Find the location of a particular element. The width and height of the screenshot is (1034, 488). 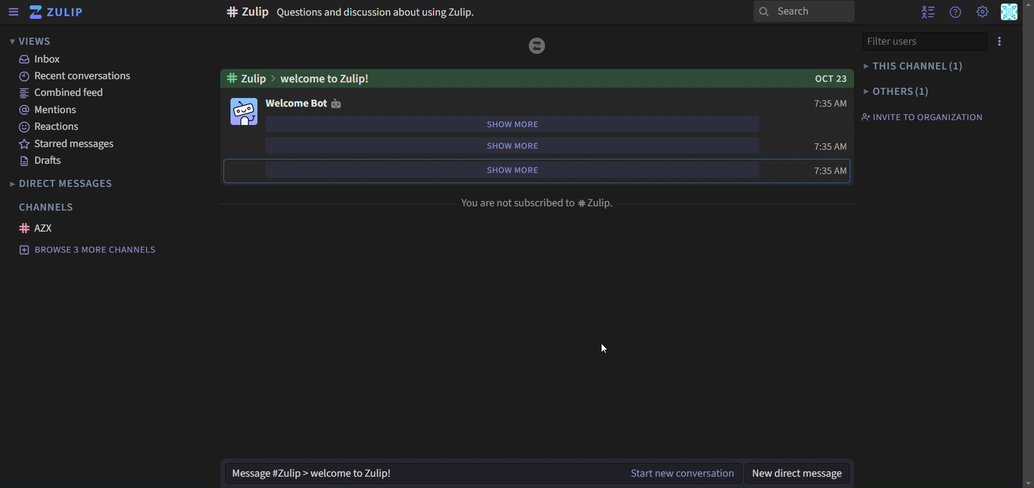

zulip is located at coordinates (57, 13).